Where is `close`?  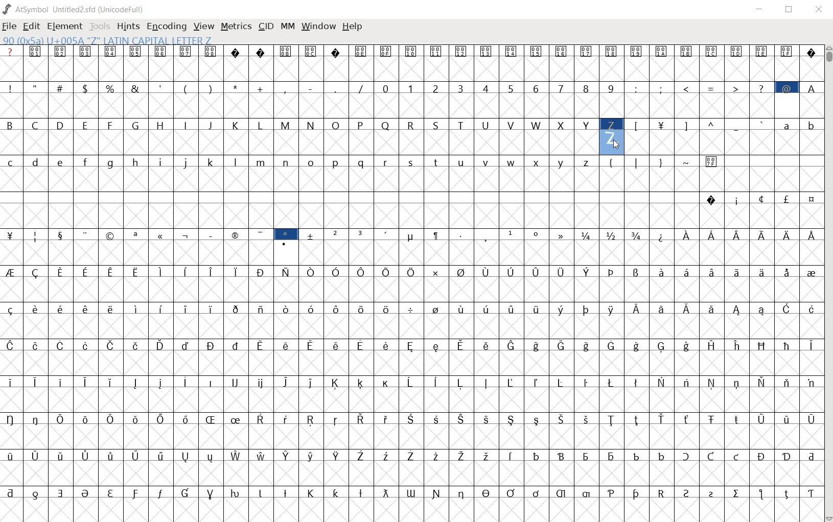
close is located at coordinates (819, 9).